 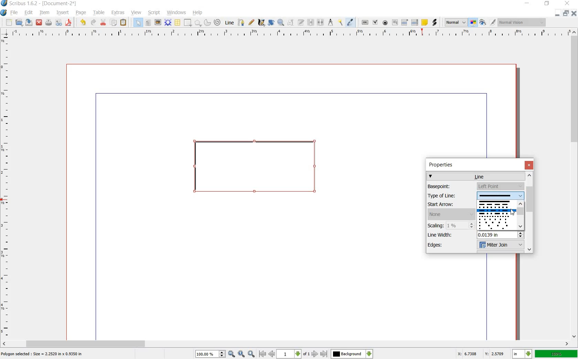 What do you see at coordinates (291, 23) in the screenshot?
I see `EDIT CONTENTS OF FRAME` at bounding box center [291, 23].